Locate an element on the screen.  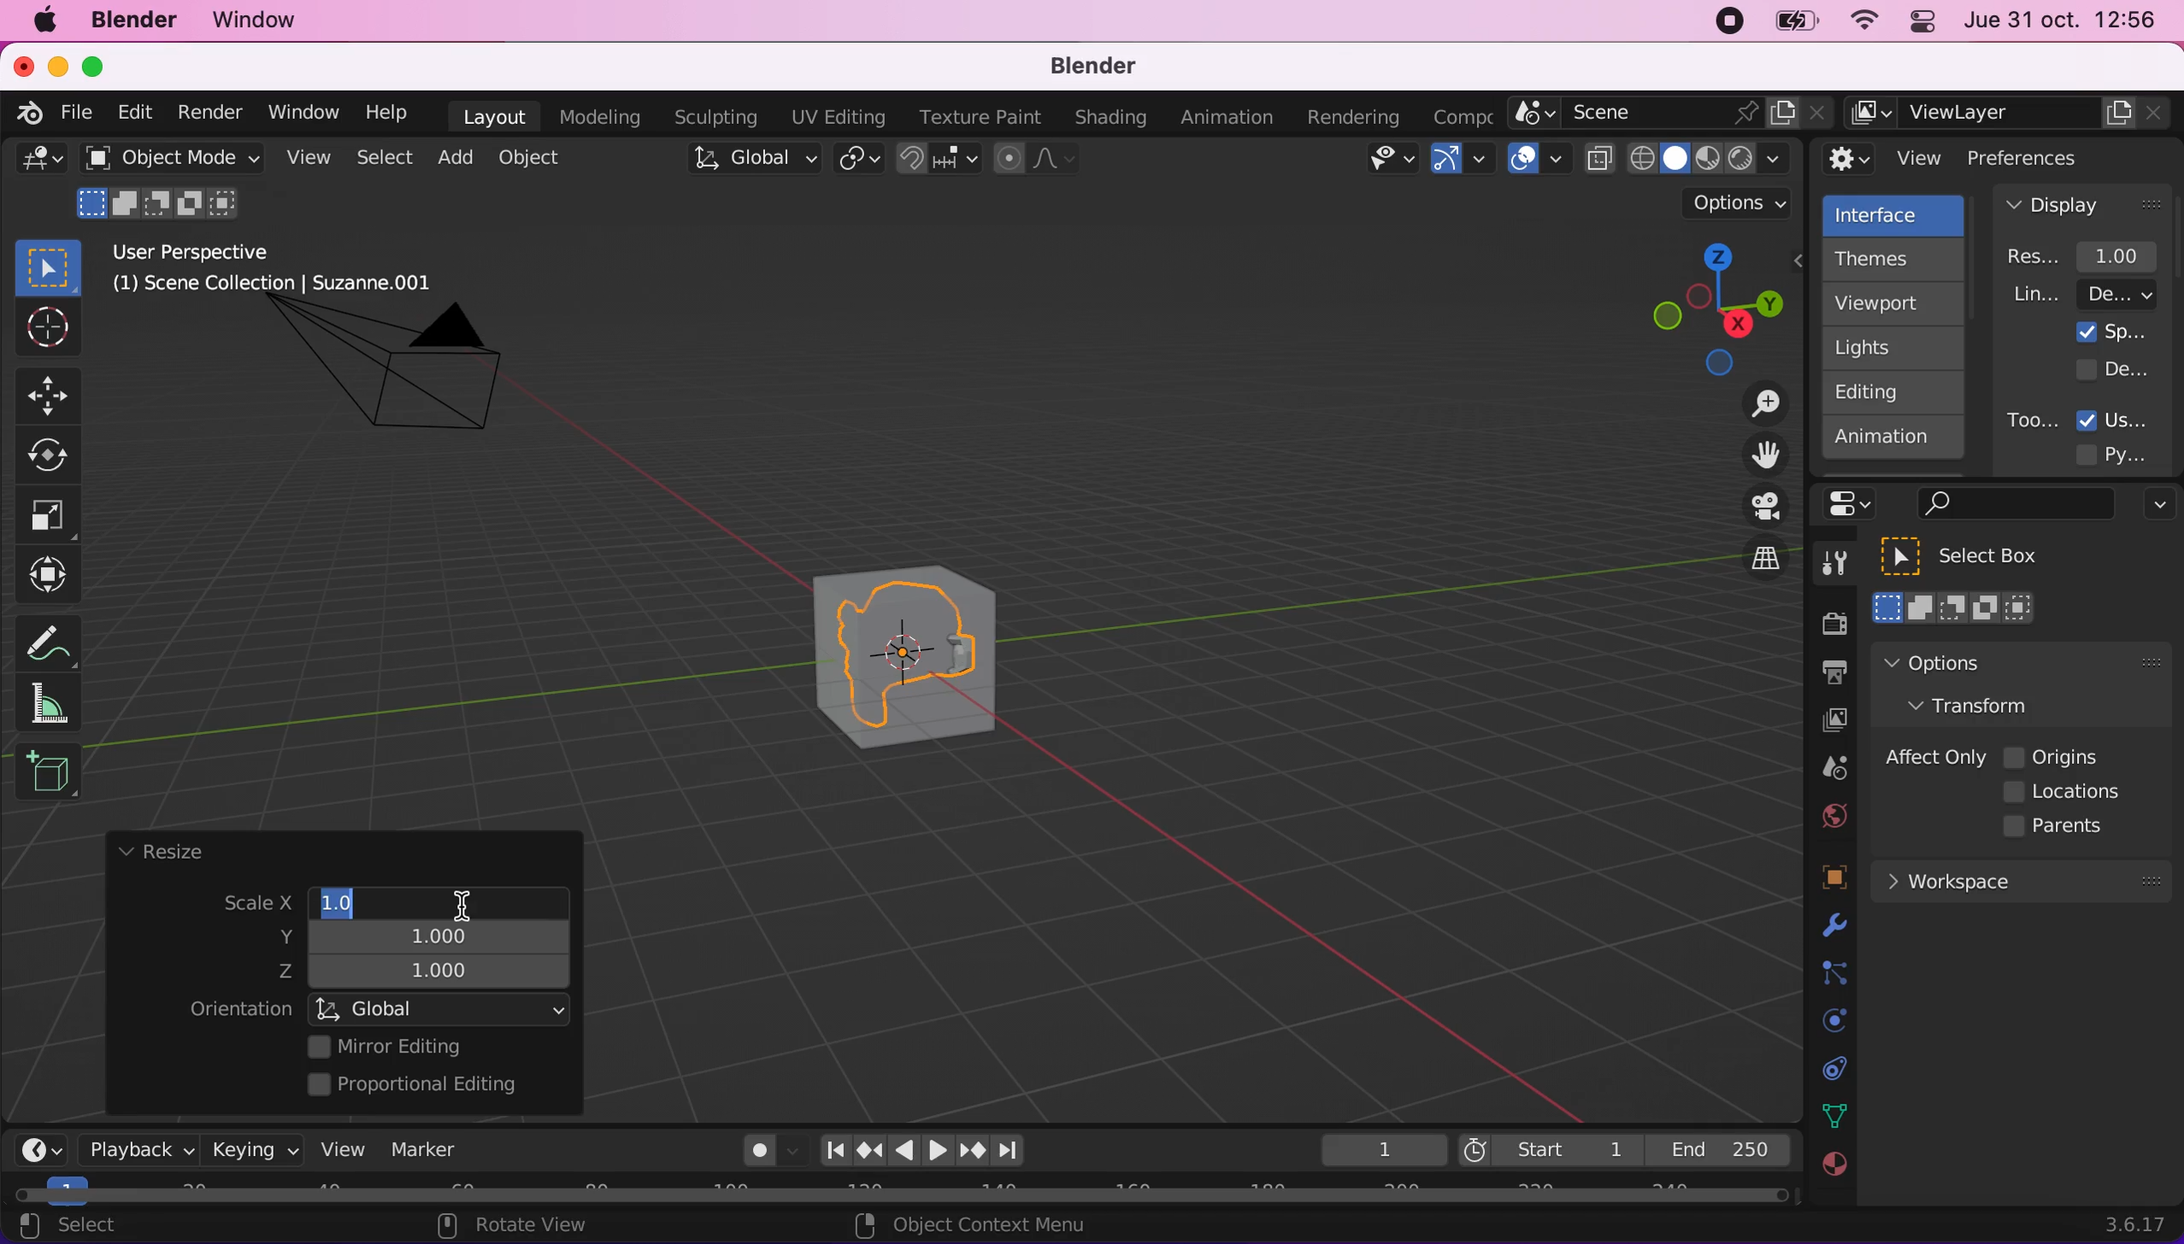
help is located at coordinates (388, 111).